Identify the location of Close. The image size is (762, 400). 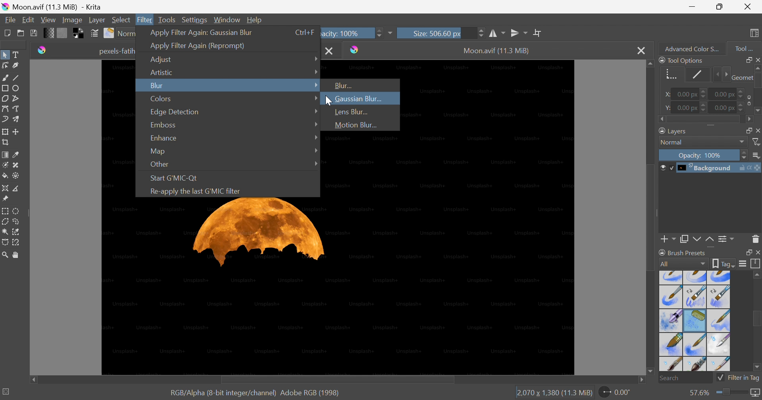
(757, 252).